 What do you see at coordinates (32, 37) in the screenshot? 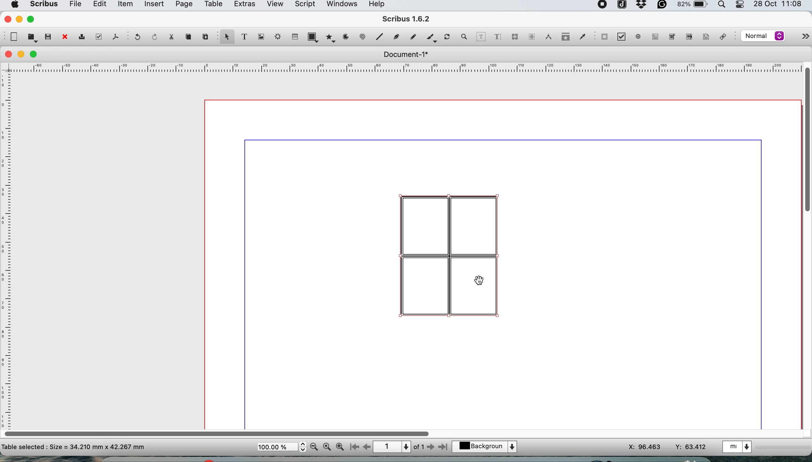
I see `open` at bounding box center [32, 37].